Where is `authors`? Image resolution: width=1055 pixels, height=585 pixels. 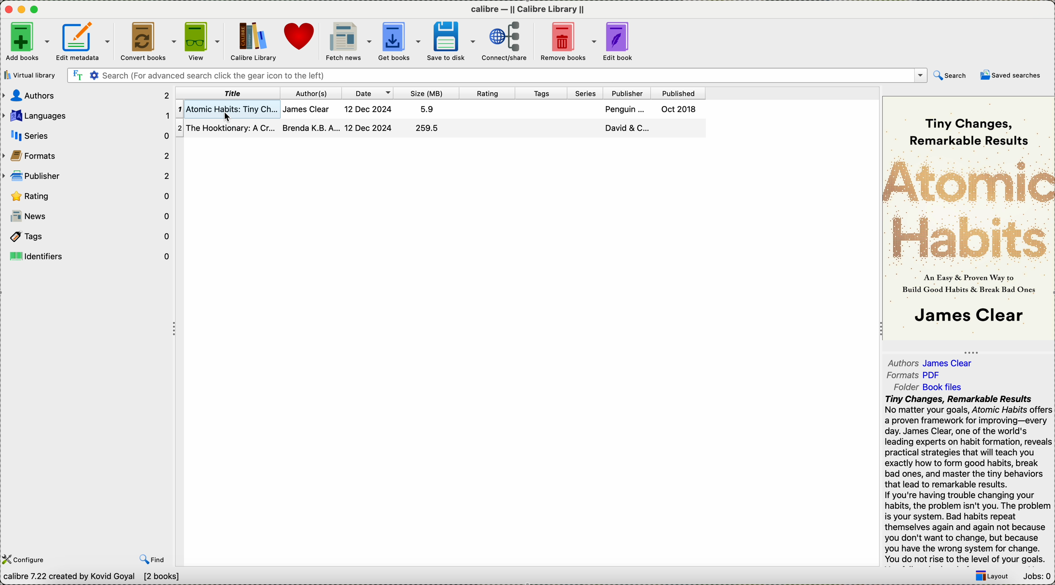
authors is located at coordinates (85, 96).